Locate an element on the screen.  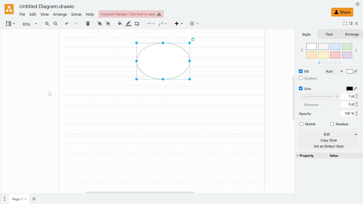
Draw.io logo is located at coordinates (9, 9).